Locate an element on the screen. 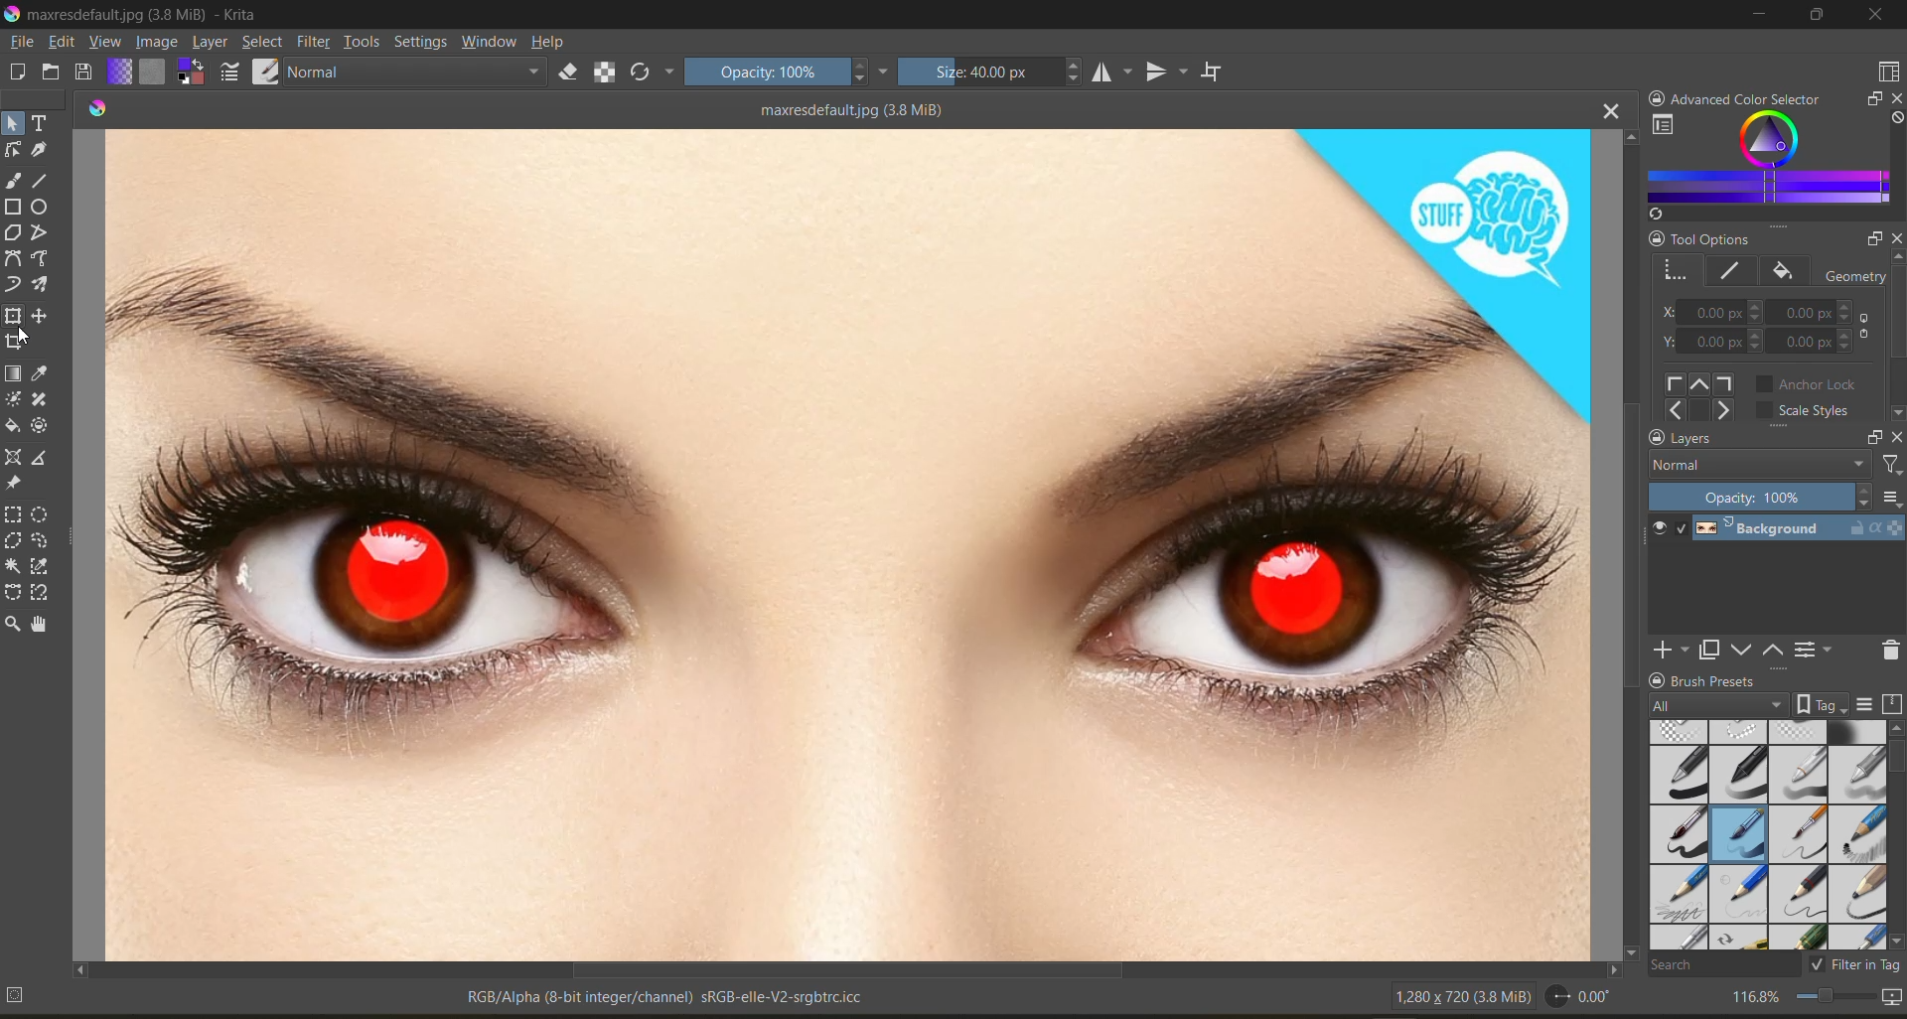  create is located at coordinates (16, 74).